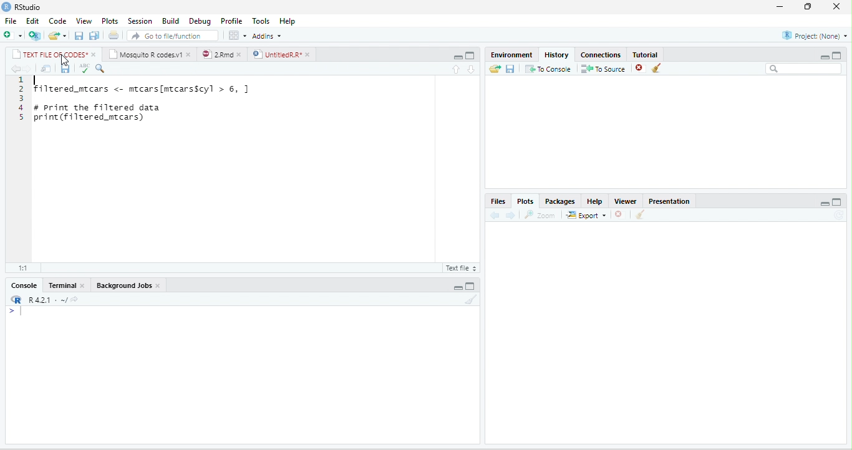  What do you see at coordinates (140, 21) in the screenshot?
I see `Session` at bounding box center [140, 21].